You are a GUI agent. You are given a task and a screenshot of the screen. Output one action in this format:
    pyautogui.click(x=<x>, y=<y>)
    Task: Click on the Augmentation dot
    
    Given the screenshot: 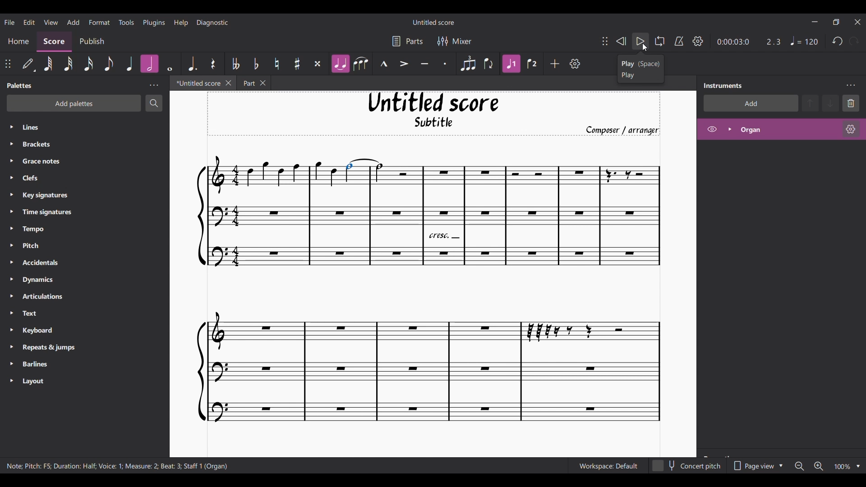 What is the action you would take?
    pyautogui.click(x=192, y=63)
    